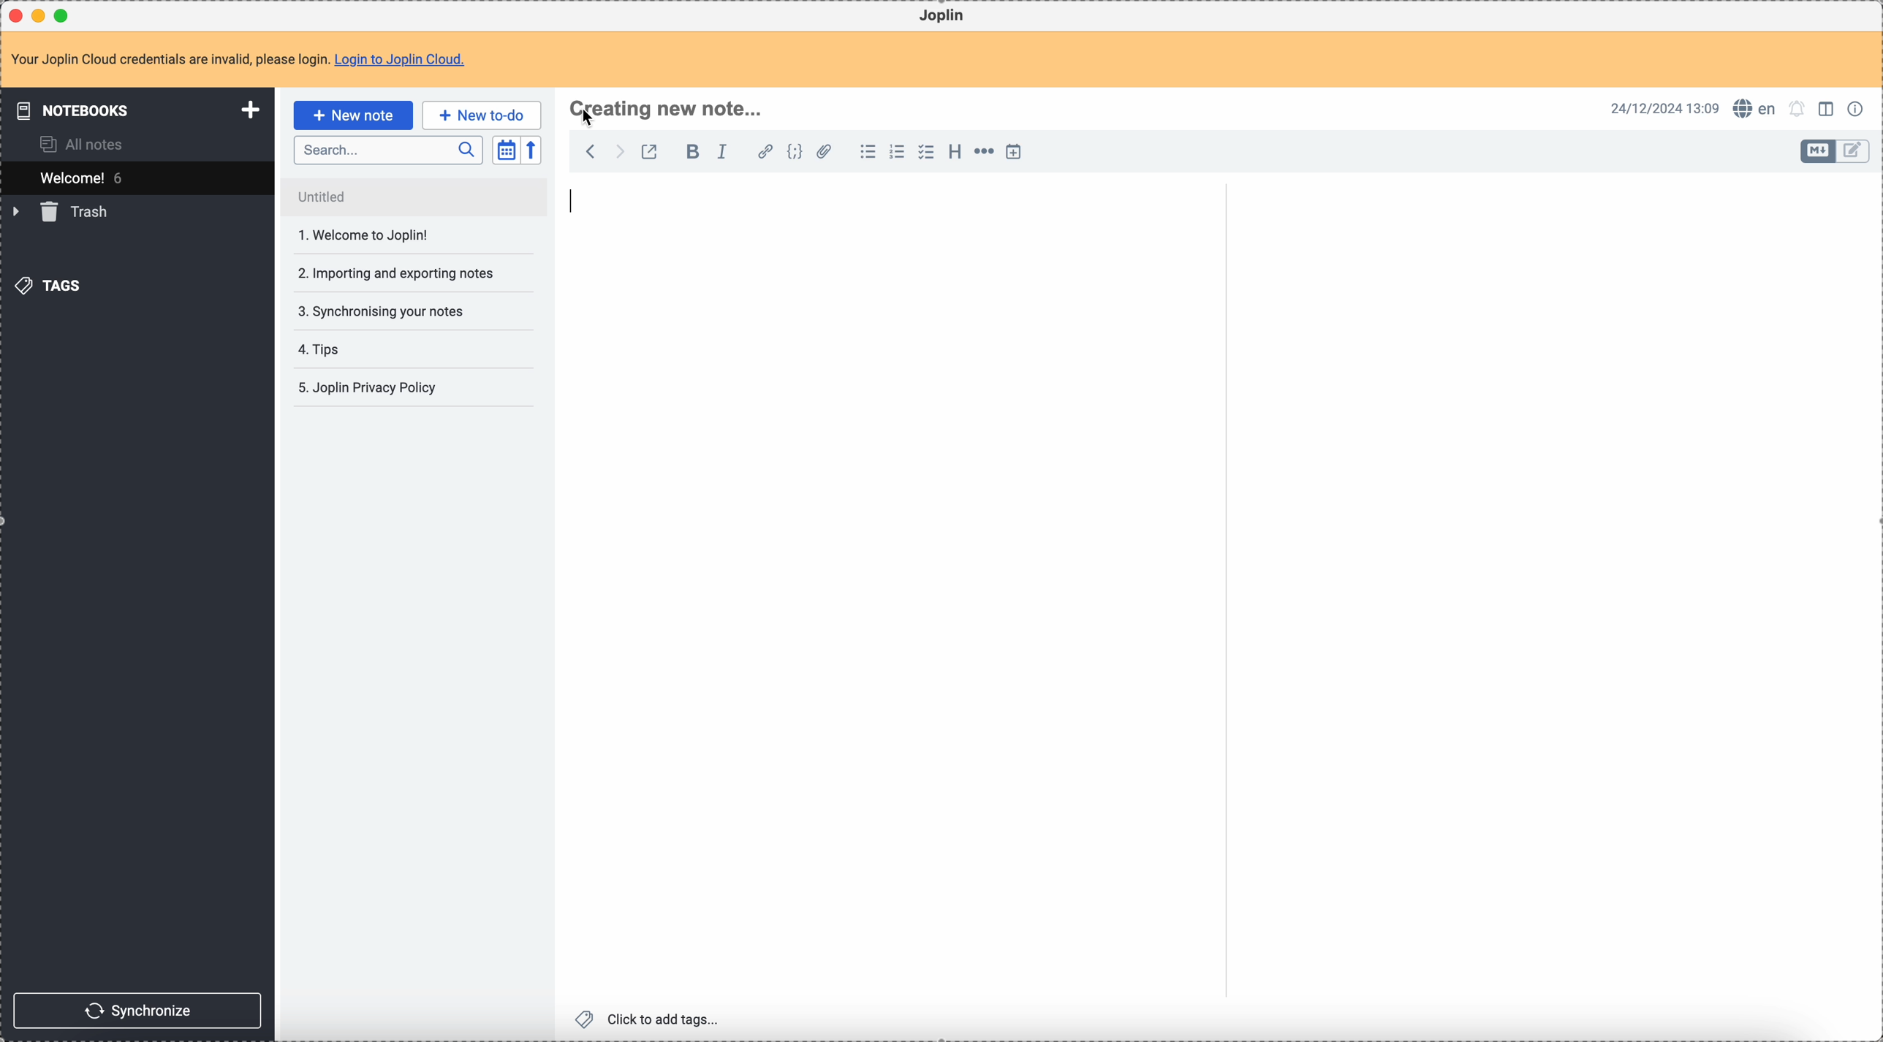  I want to click on toggle sort order field, so click(506, 151).